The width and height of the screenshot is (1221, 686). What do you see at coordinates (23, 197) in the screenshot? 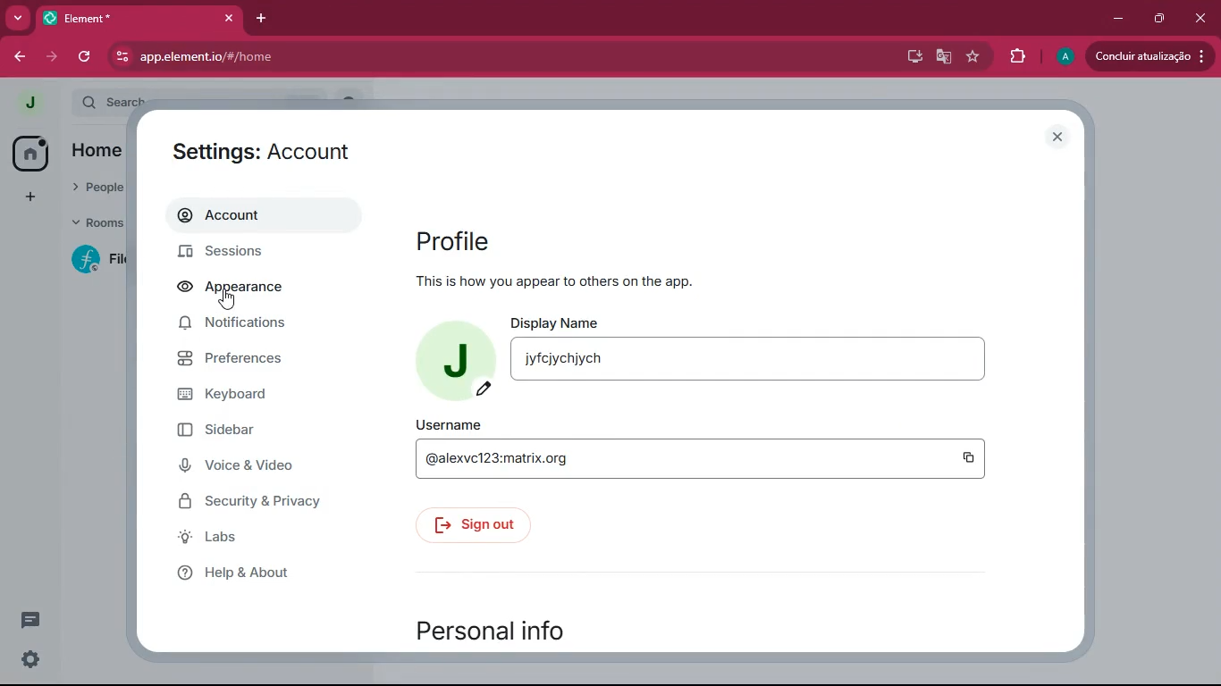
I see `add` at bounding box center [23, 197].